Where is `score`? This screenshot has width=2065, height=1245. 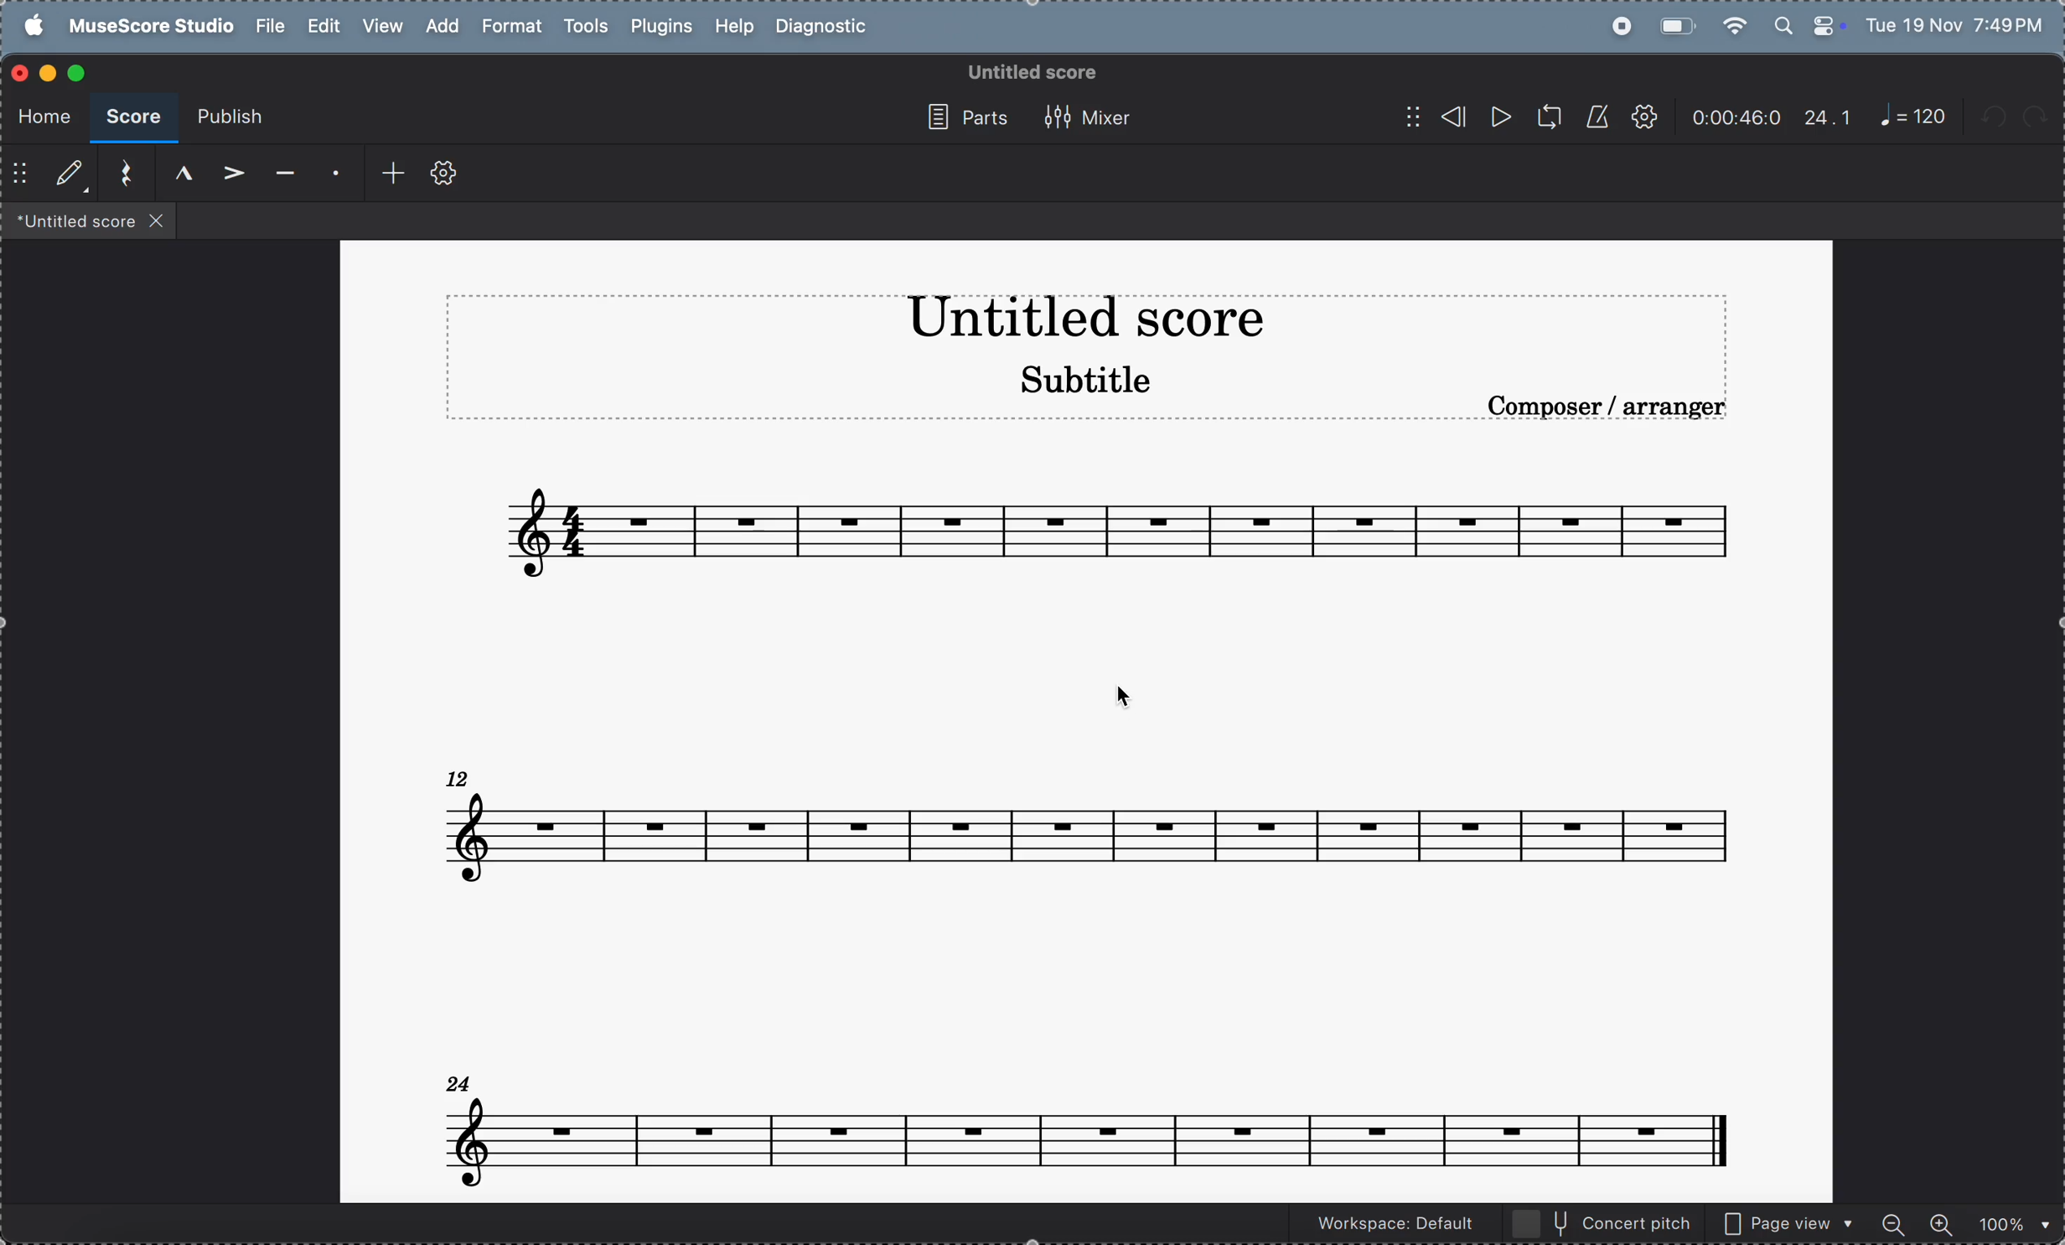 score is located at coordinates (132, 118).